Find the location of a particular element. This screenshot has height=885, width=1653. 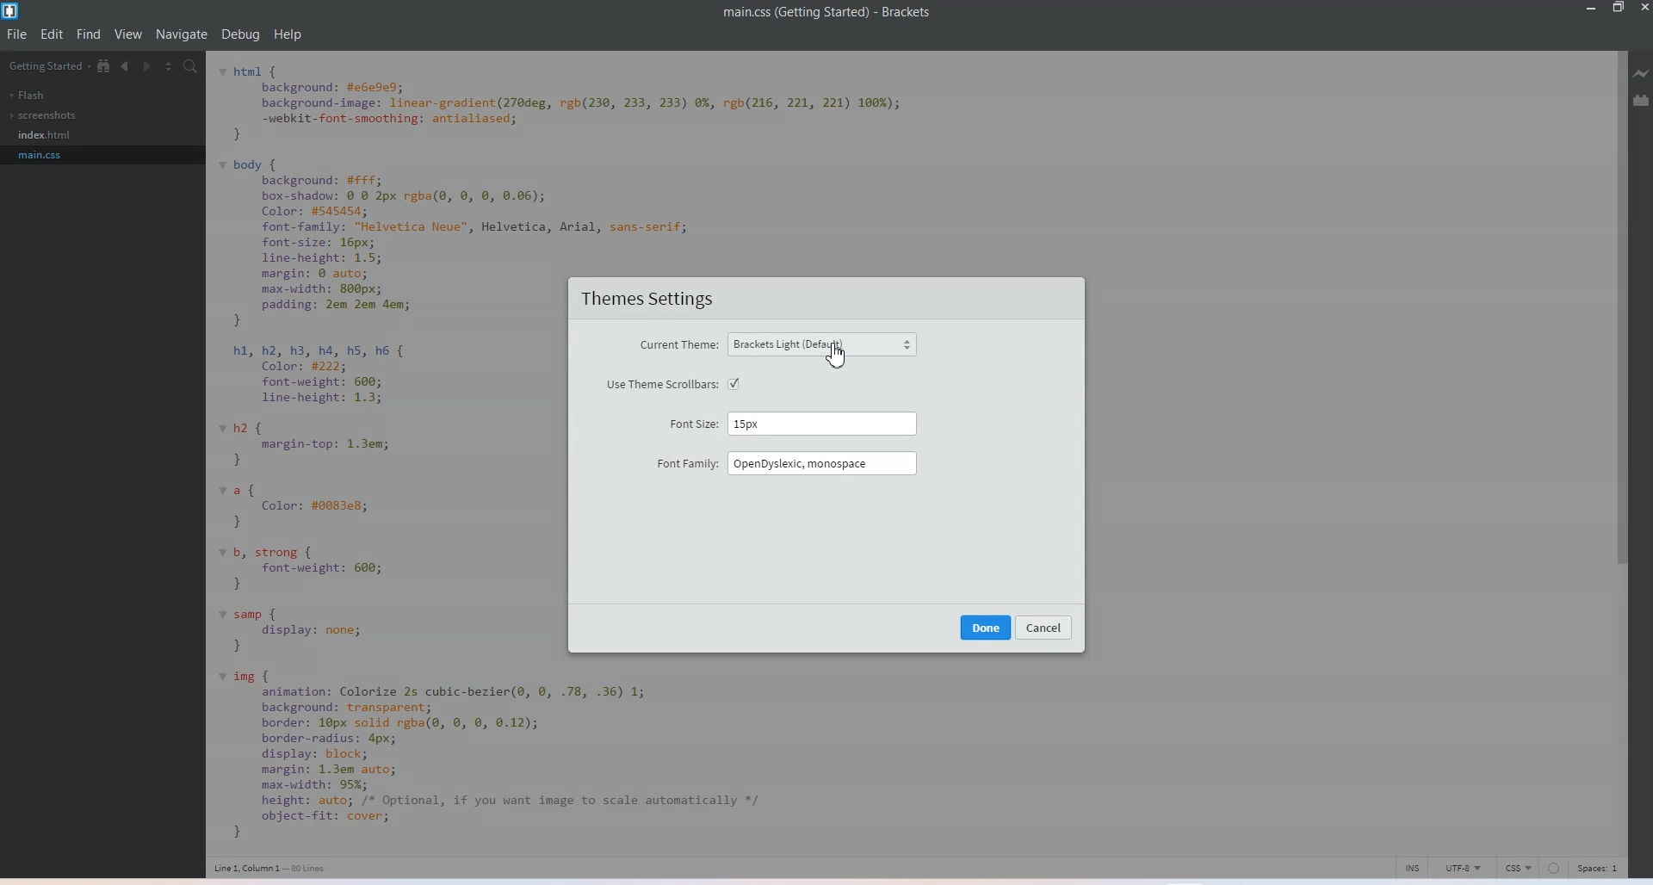

Getting Started is located at coordinates (46, 65).